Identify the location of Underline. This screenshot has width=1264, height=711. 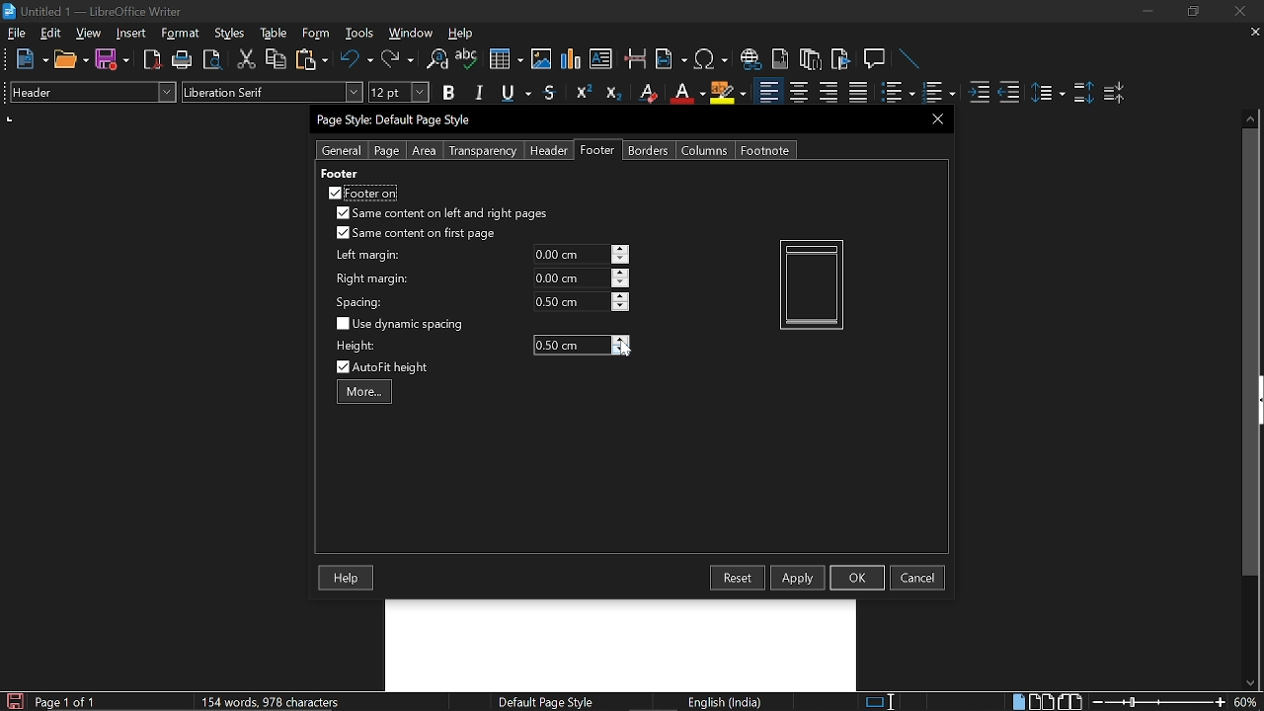
(517, 94).